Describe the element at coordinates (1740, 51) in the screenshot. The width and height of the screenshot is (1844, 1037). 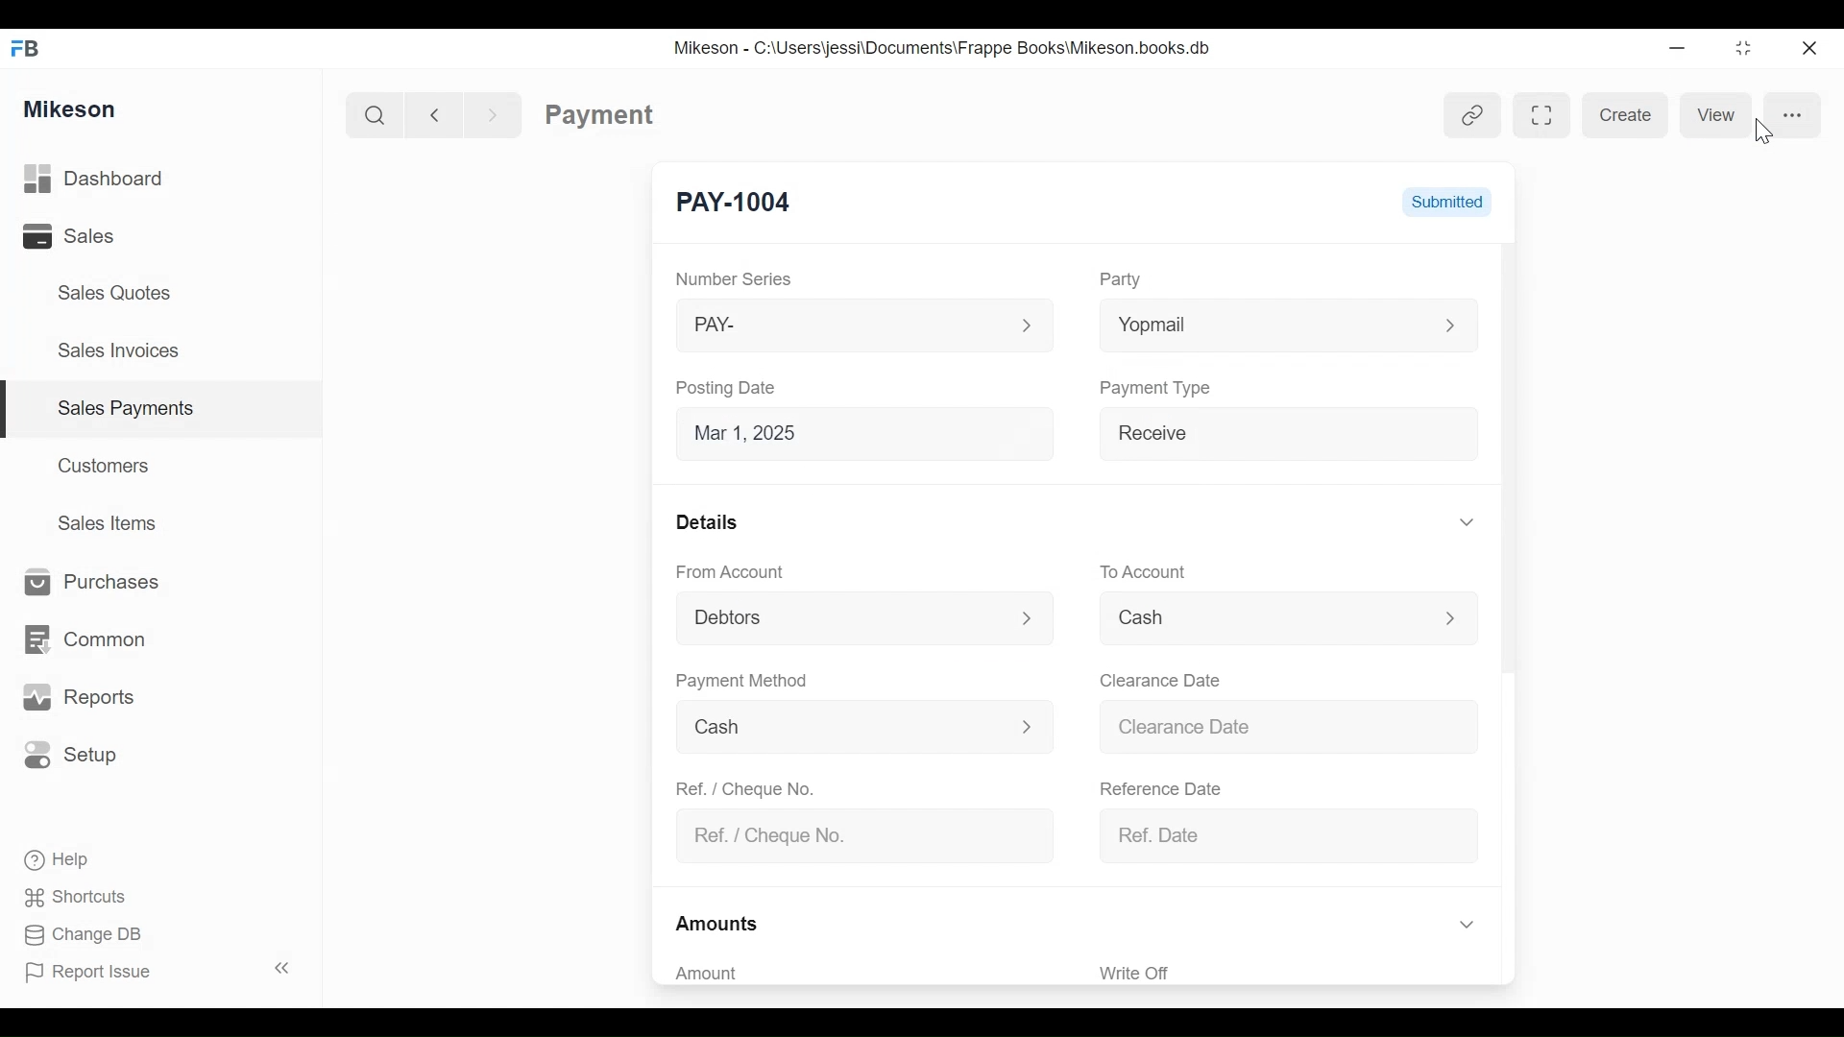
I see `Maximize` at that location.